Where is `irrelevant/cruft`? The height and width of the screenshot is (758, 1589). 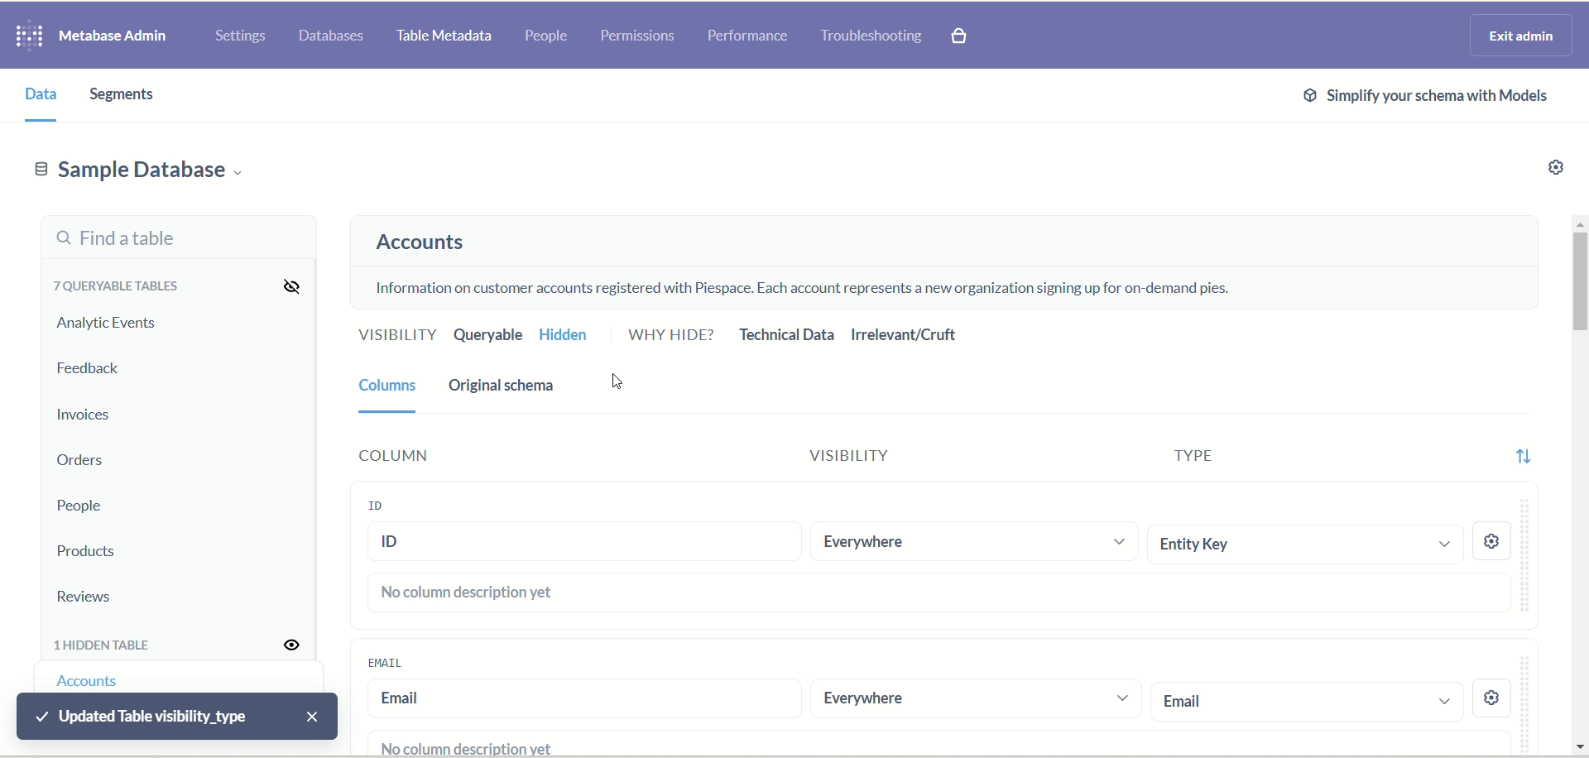
irrelevant/cruft is located at coordinates (906, 334).